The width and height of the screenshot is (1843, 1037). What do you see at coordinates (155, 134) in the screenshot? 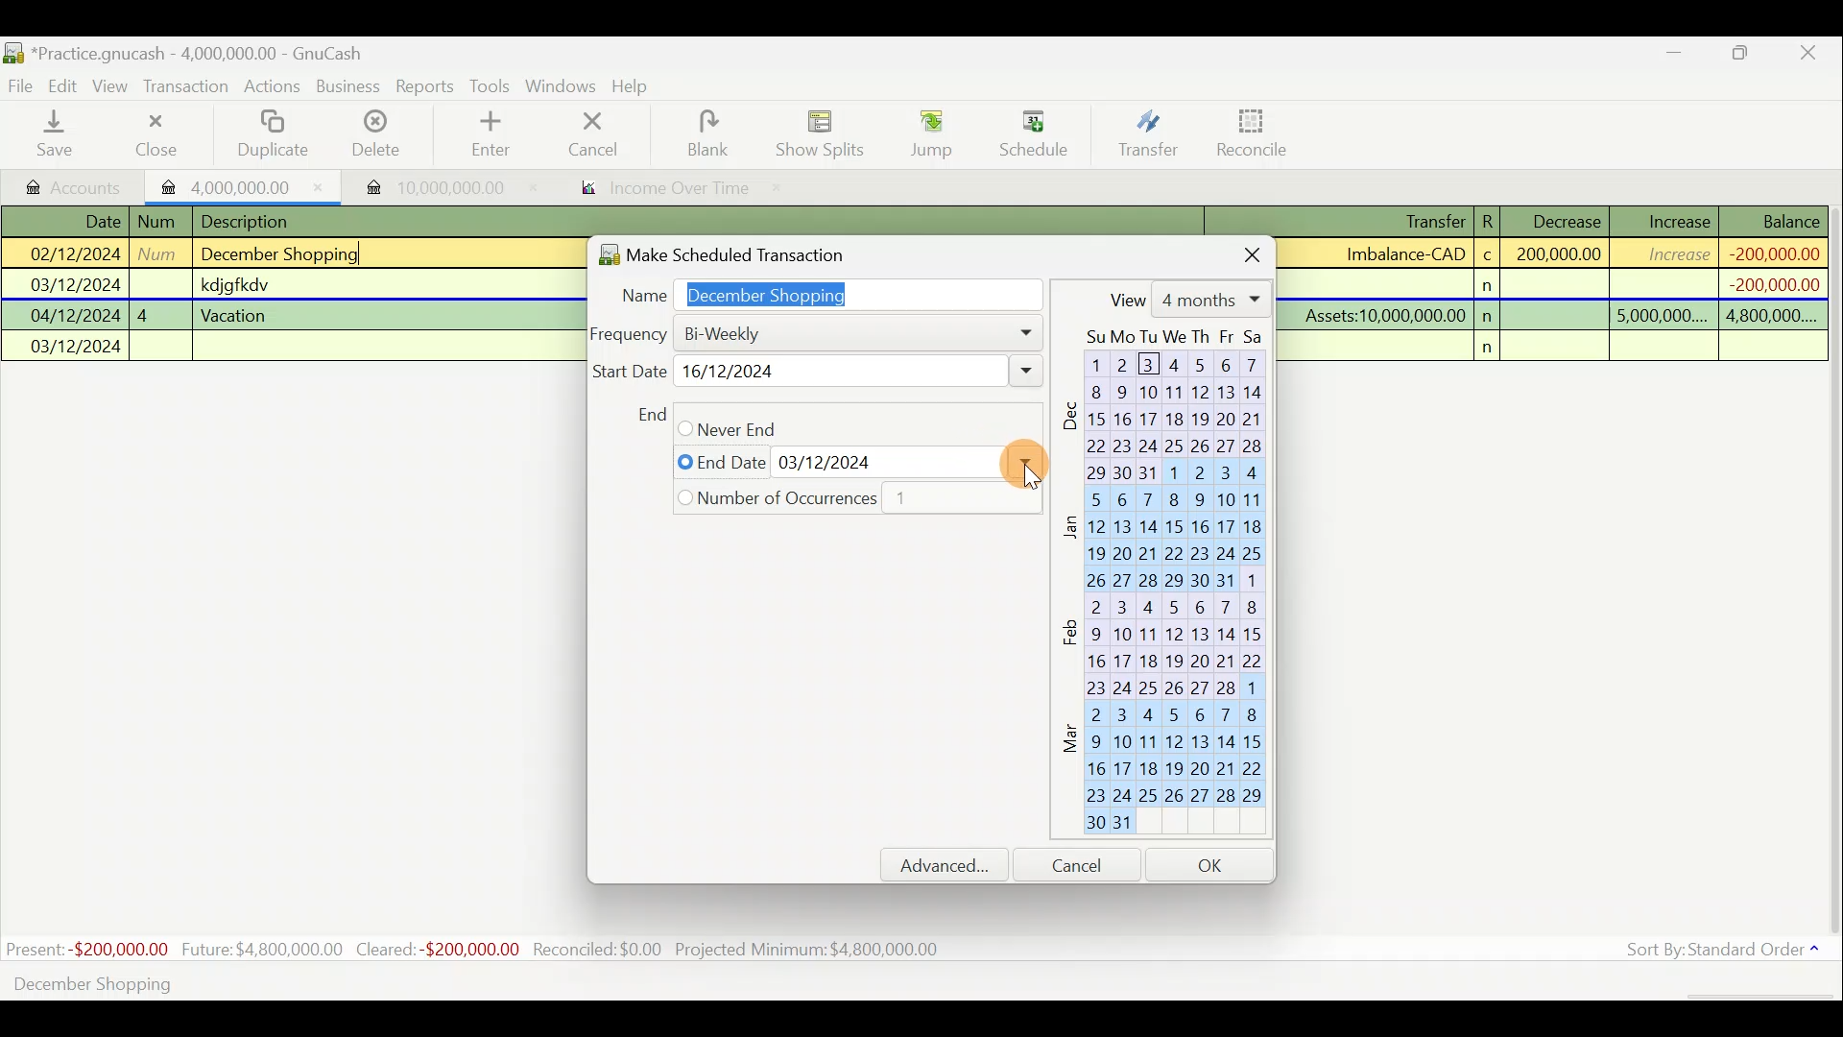
I see `Close` at bounding box center [155, 134].